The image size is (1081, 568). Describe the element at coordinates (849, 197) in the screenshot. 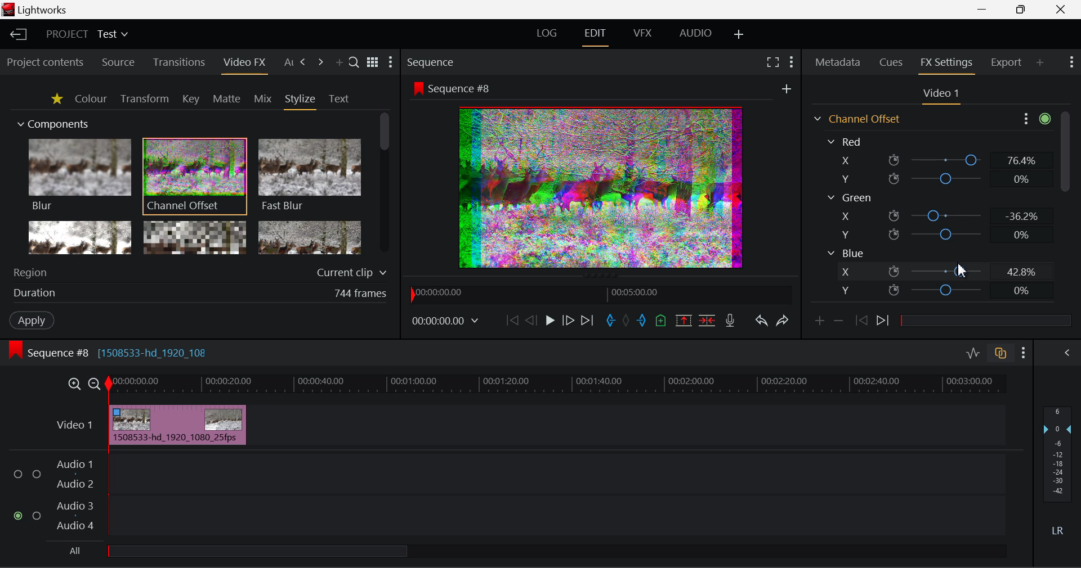

I see `Green` at that location.